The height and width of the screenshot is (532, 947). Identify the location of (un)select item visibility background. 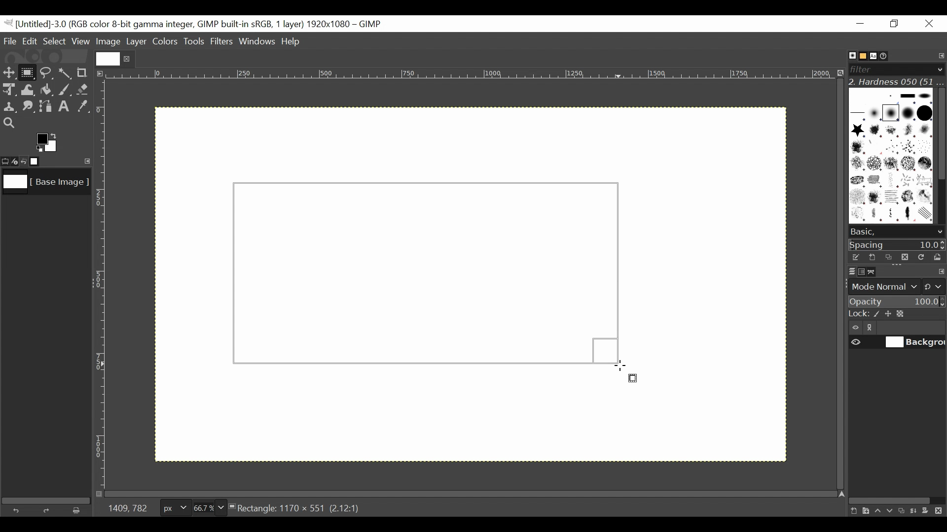
(897, 343).